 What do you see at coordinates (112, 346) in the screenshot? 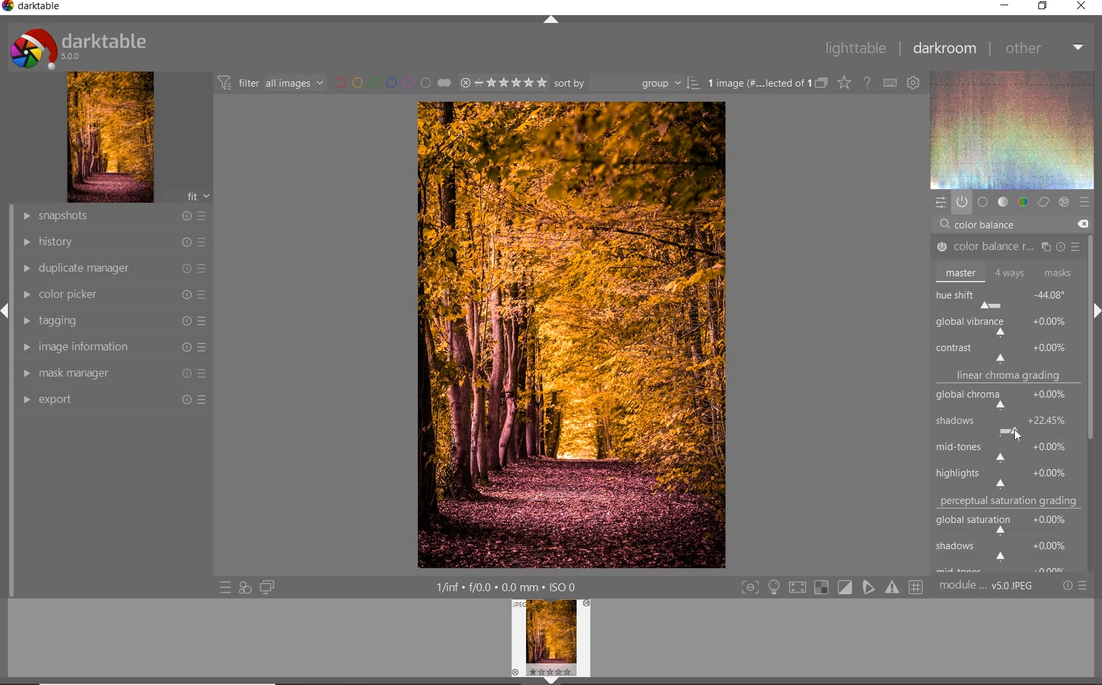
I see `image information` at bounding box center [112, 346].